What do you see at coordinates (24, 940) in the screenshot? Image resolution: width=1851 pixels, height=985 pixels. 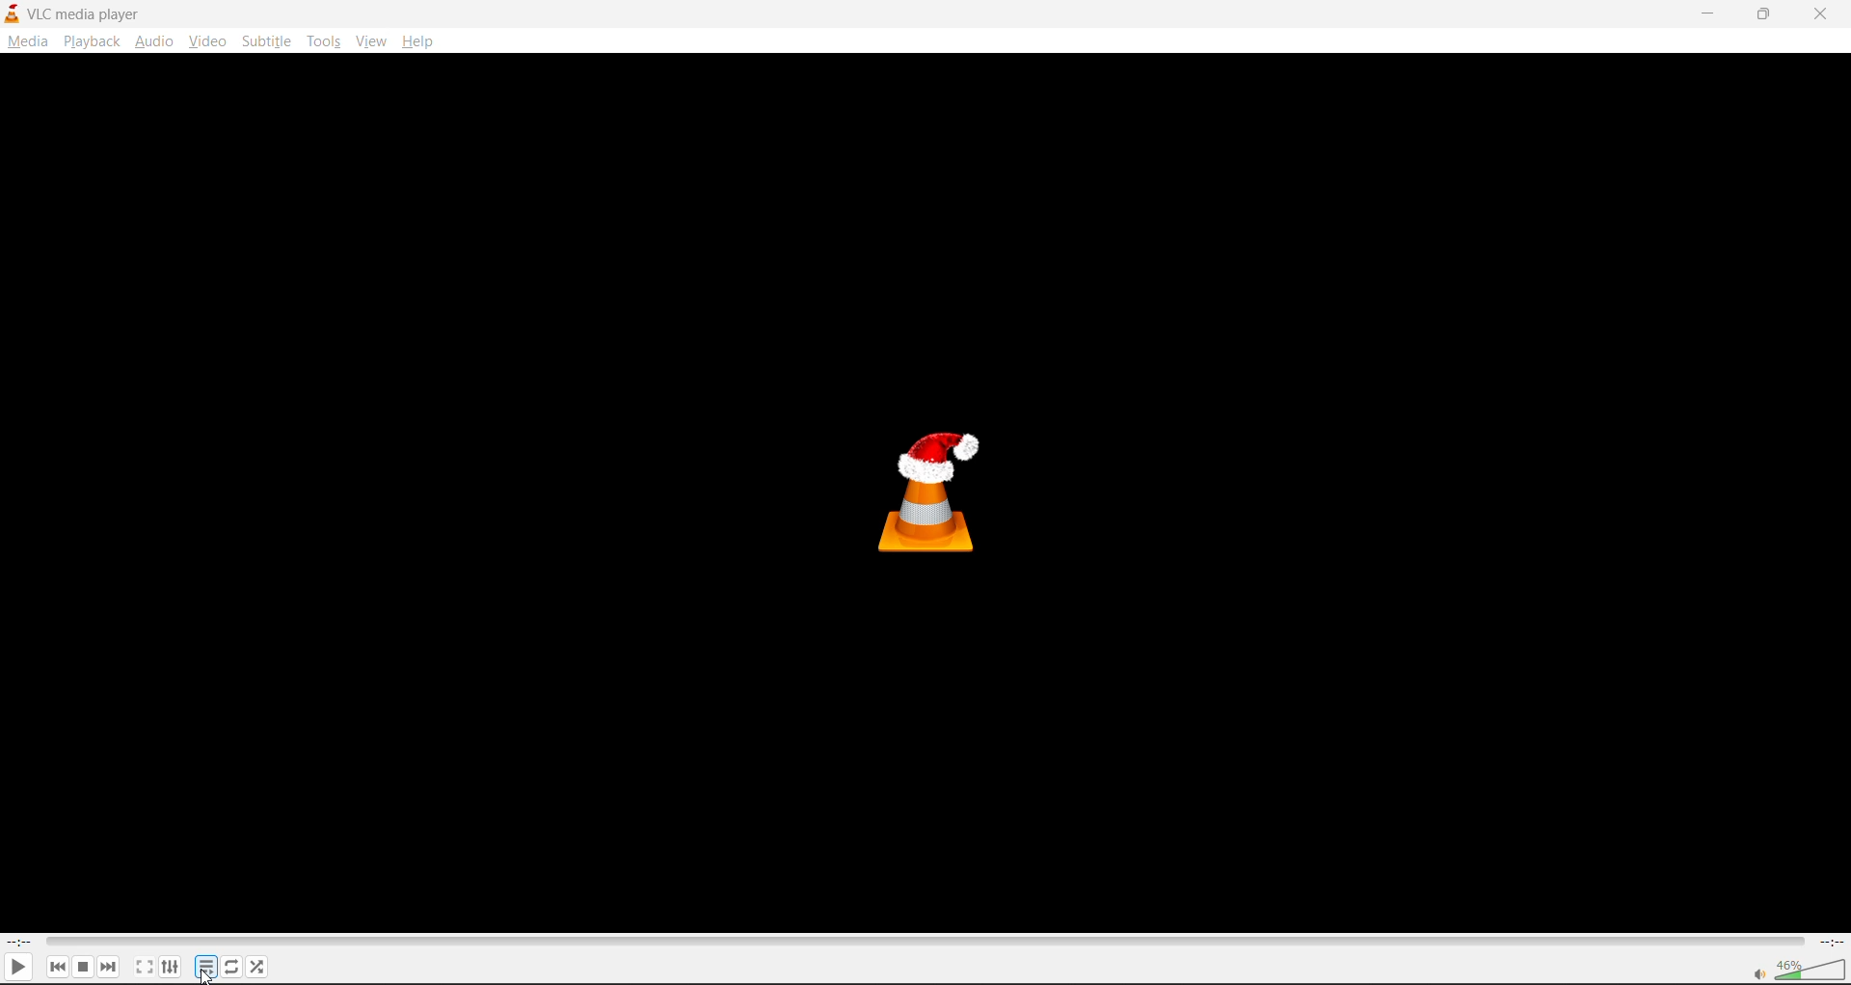 I see `current track time` at bounding box center [24, 940].